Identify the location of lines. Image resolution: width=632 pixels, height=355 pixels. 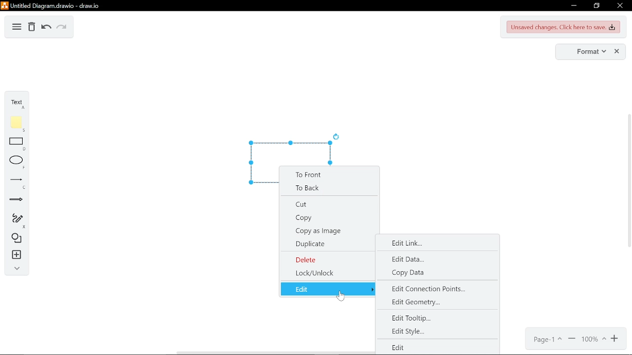
(18, 183).